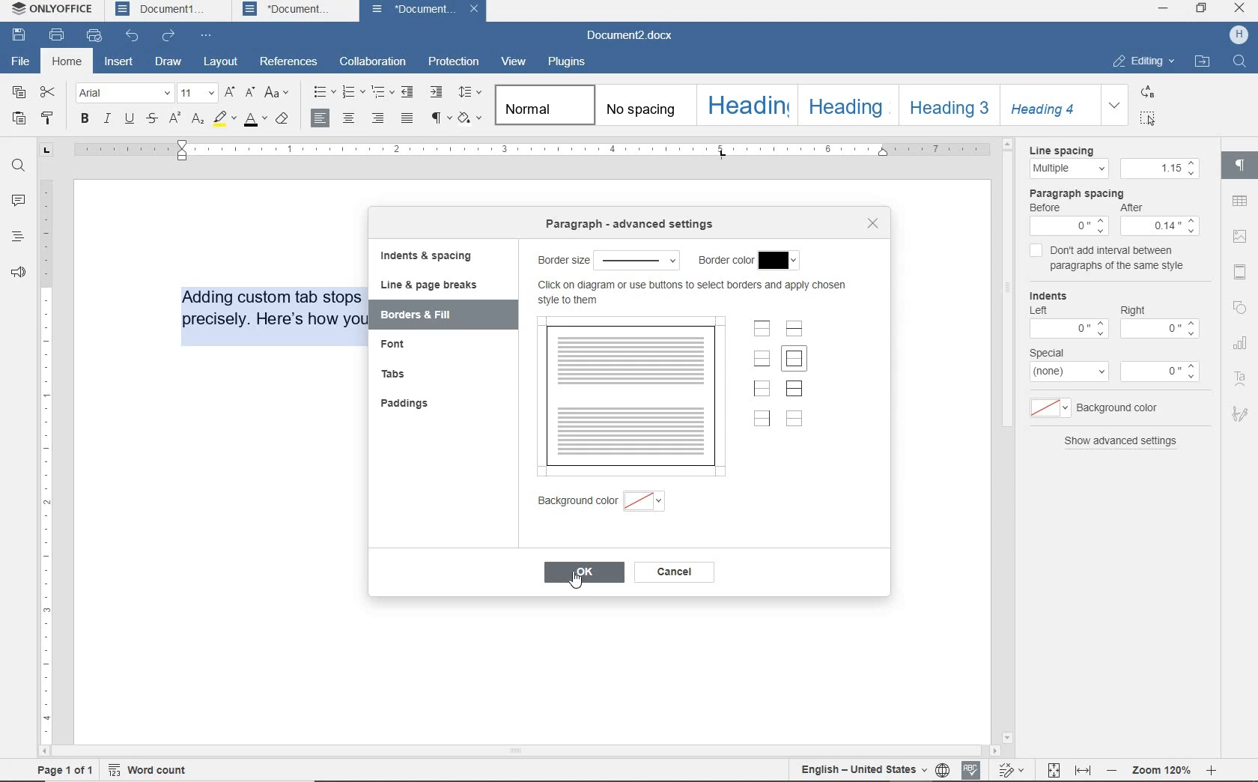 The image size is (1258, 782). I want to click on align right, so click(323, 118).